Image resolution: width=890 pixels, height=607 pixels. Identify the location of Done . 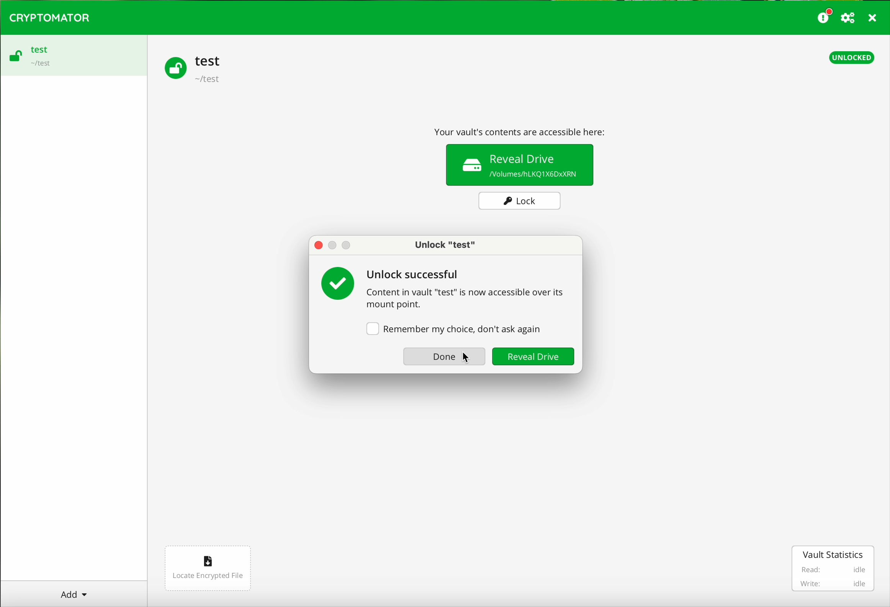
(442, 356).